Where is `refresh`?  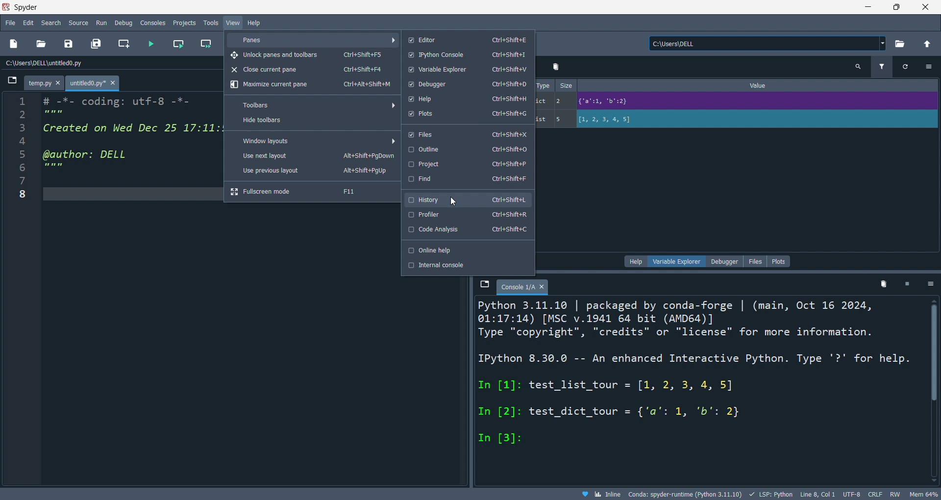 refresh is located at coordinates (903, 67).